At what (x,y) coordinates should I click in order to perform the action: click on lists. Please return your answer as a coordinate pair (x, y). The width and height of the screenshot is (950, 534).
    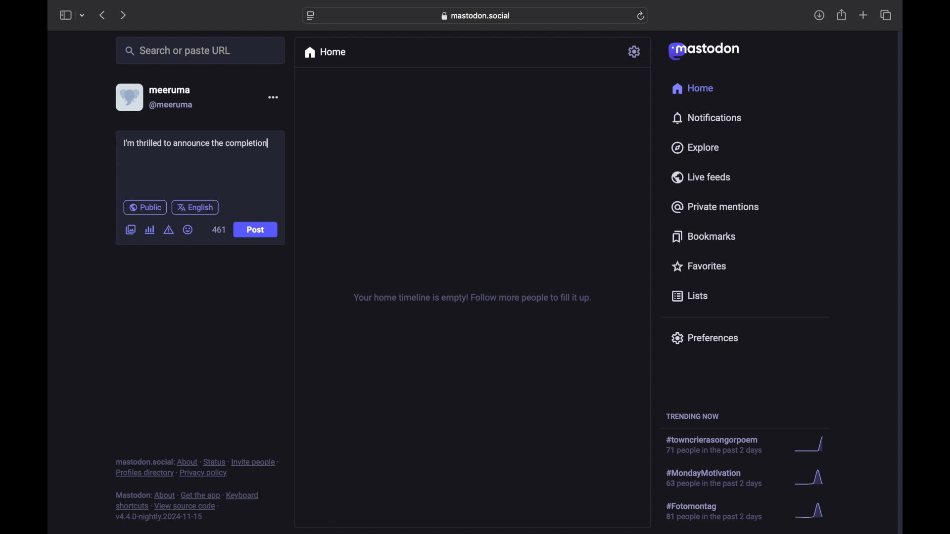
    Looking at the image, I should click on (690, 297).